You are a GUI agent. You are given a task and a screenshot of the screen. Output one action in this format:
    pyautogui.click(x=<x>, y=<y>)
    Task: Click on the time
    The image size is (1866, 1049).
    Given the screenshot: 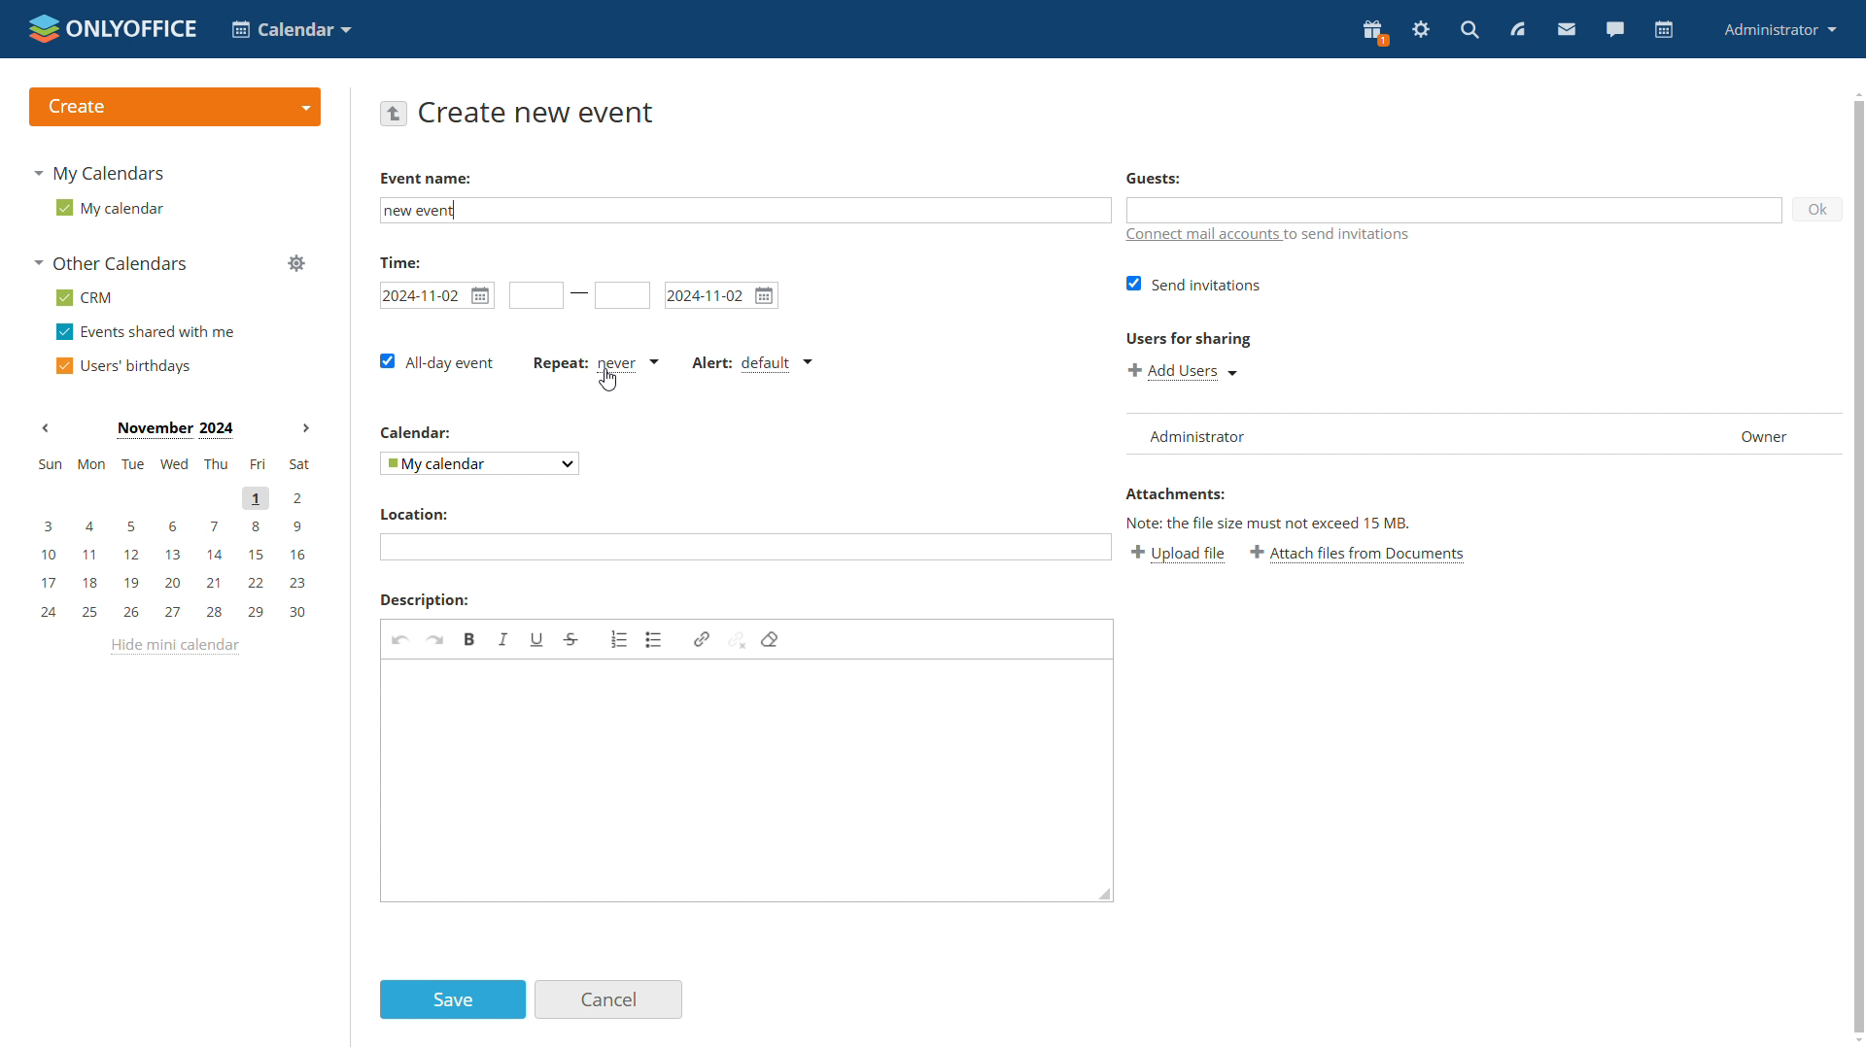 What is the action you would take?
    pyautogui.click(x=399, y=260)
    